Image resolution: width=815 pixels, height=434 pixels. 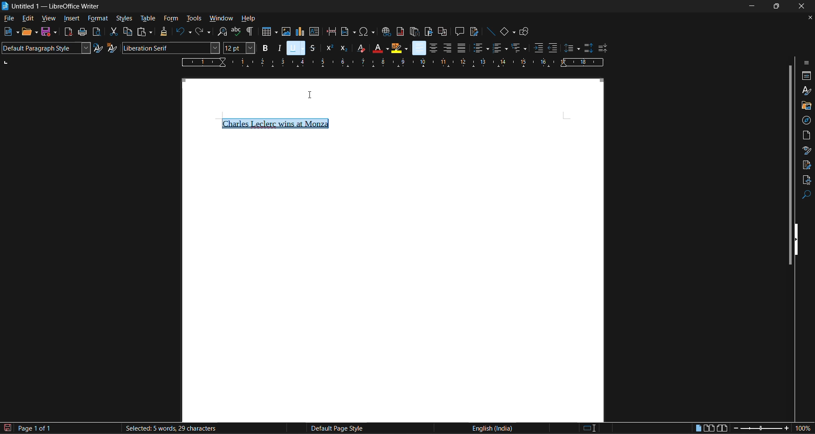 I want to click on subscript, so click(x=345, y=48).